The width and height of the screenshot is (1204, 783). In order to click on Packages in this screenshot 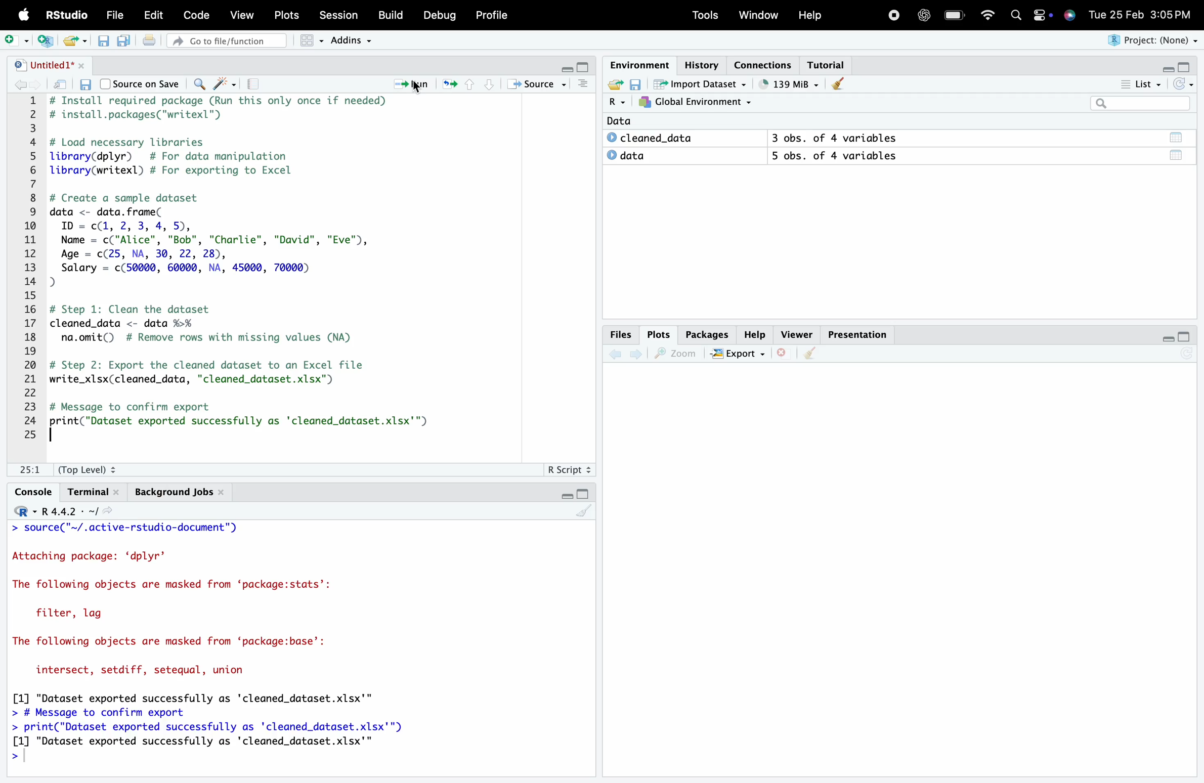, I will do `click(708, 334)`.